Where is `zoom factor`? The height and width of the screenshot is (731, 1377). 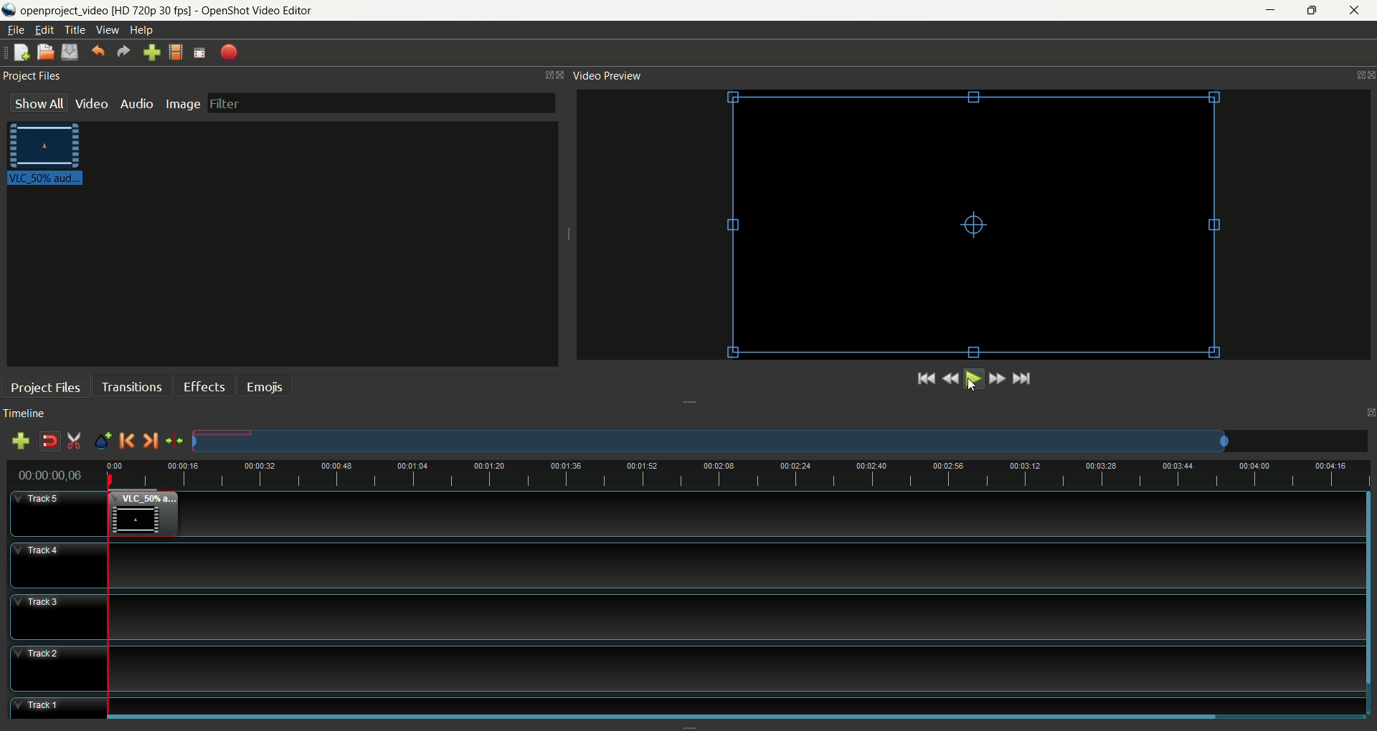
zoom factor is located at coordinates (780, 441).